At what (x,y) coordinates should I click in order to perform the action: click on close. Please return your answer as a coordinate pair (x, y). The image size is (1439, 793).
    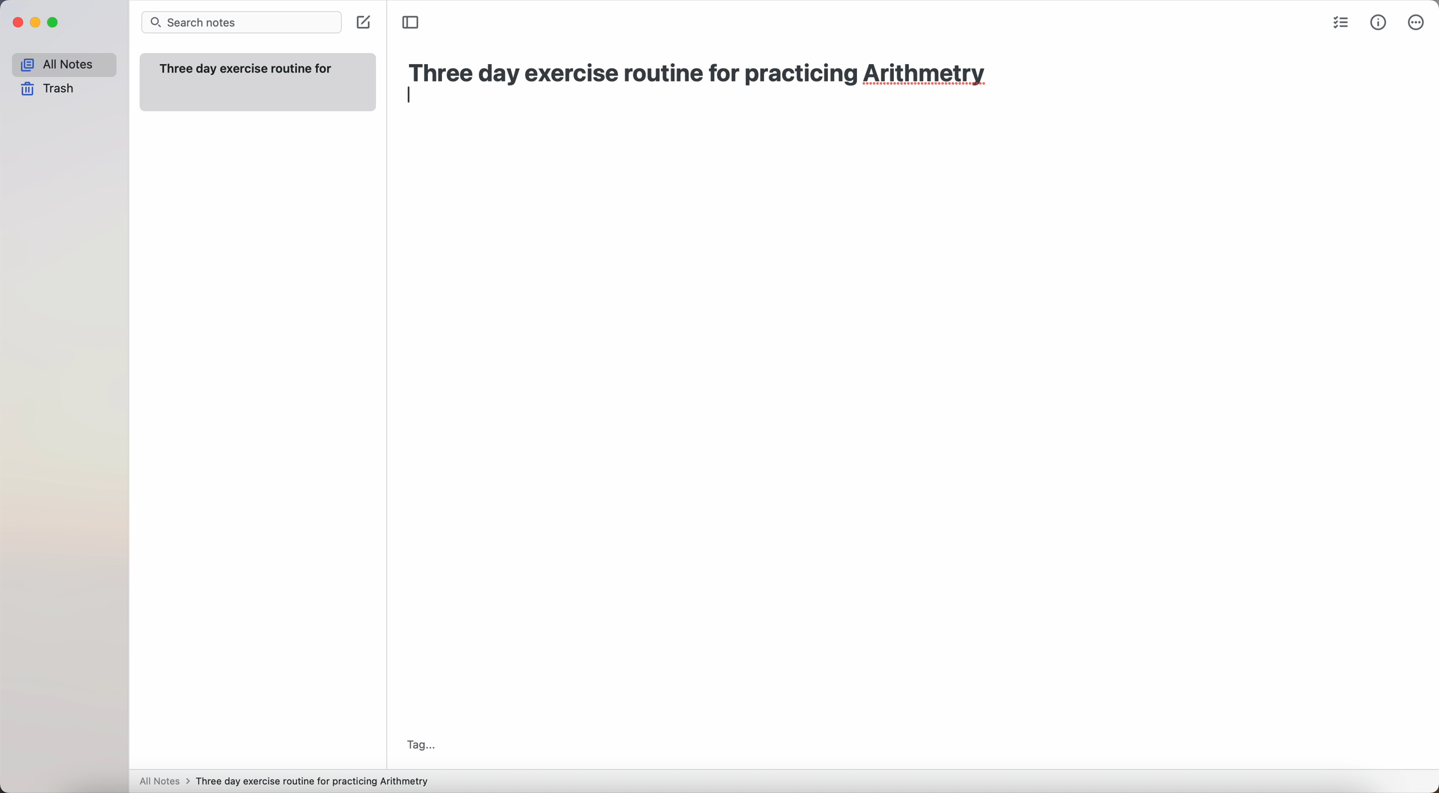
    Looking at the image, I should click on (17, 23).